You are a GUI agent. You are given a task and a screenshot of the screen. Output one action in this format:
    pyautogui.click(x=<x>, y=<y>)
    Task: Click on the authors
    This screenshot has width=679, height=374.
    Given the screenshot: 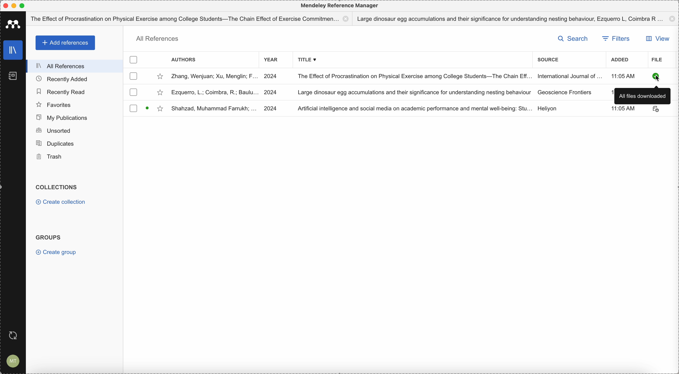 What is the action you would take?
    pyautogui.click(x=180, y=60)
    